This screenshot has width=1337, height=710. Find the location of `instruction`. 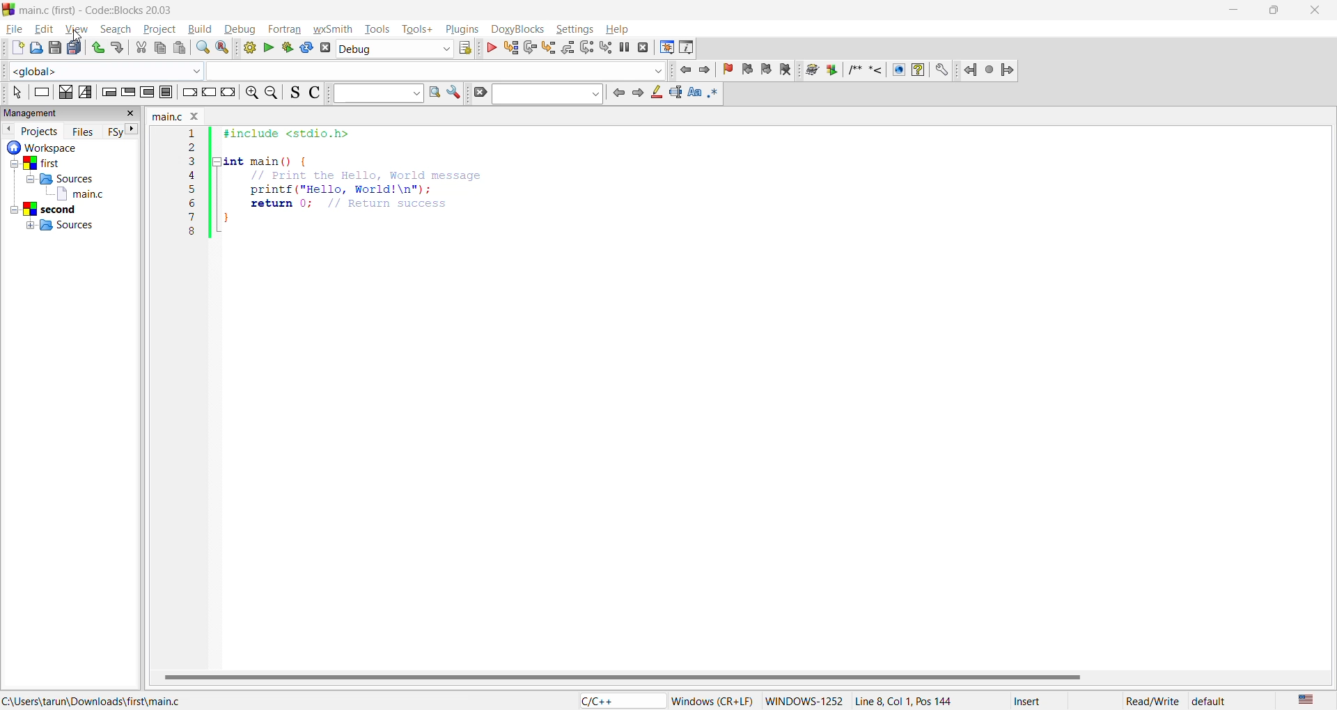

instruction is located at coordinates (41, 91).